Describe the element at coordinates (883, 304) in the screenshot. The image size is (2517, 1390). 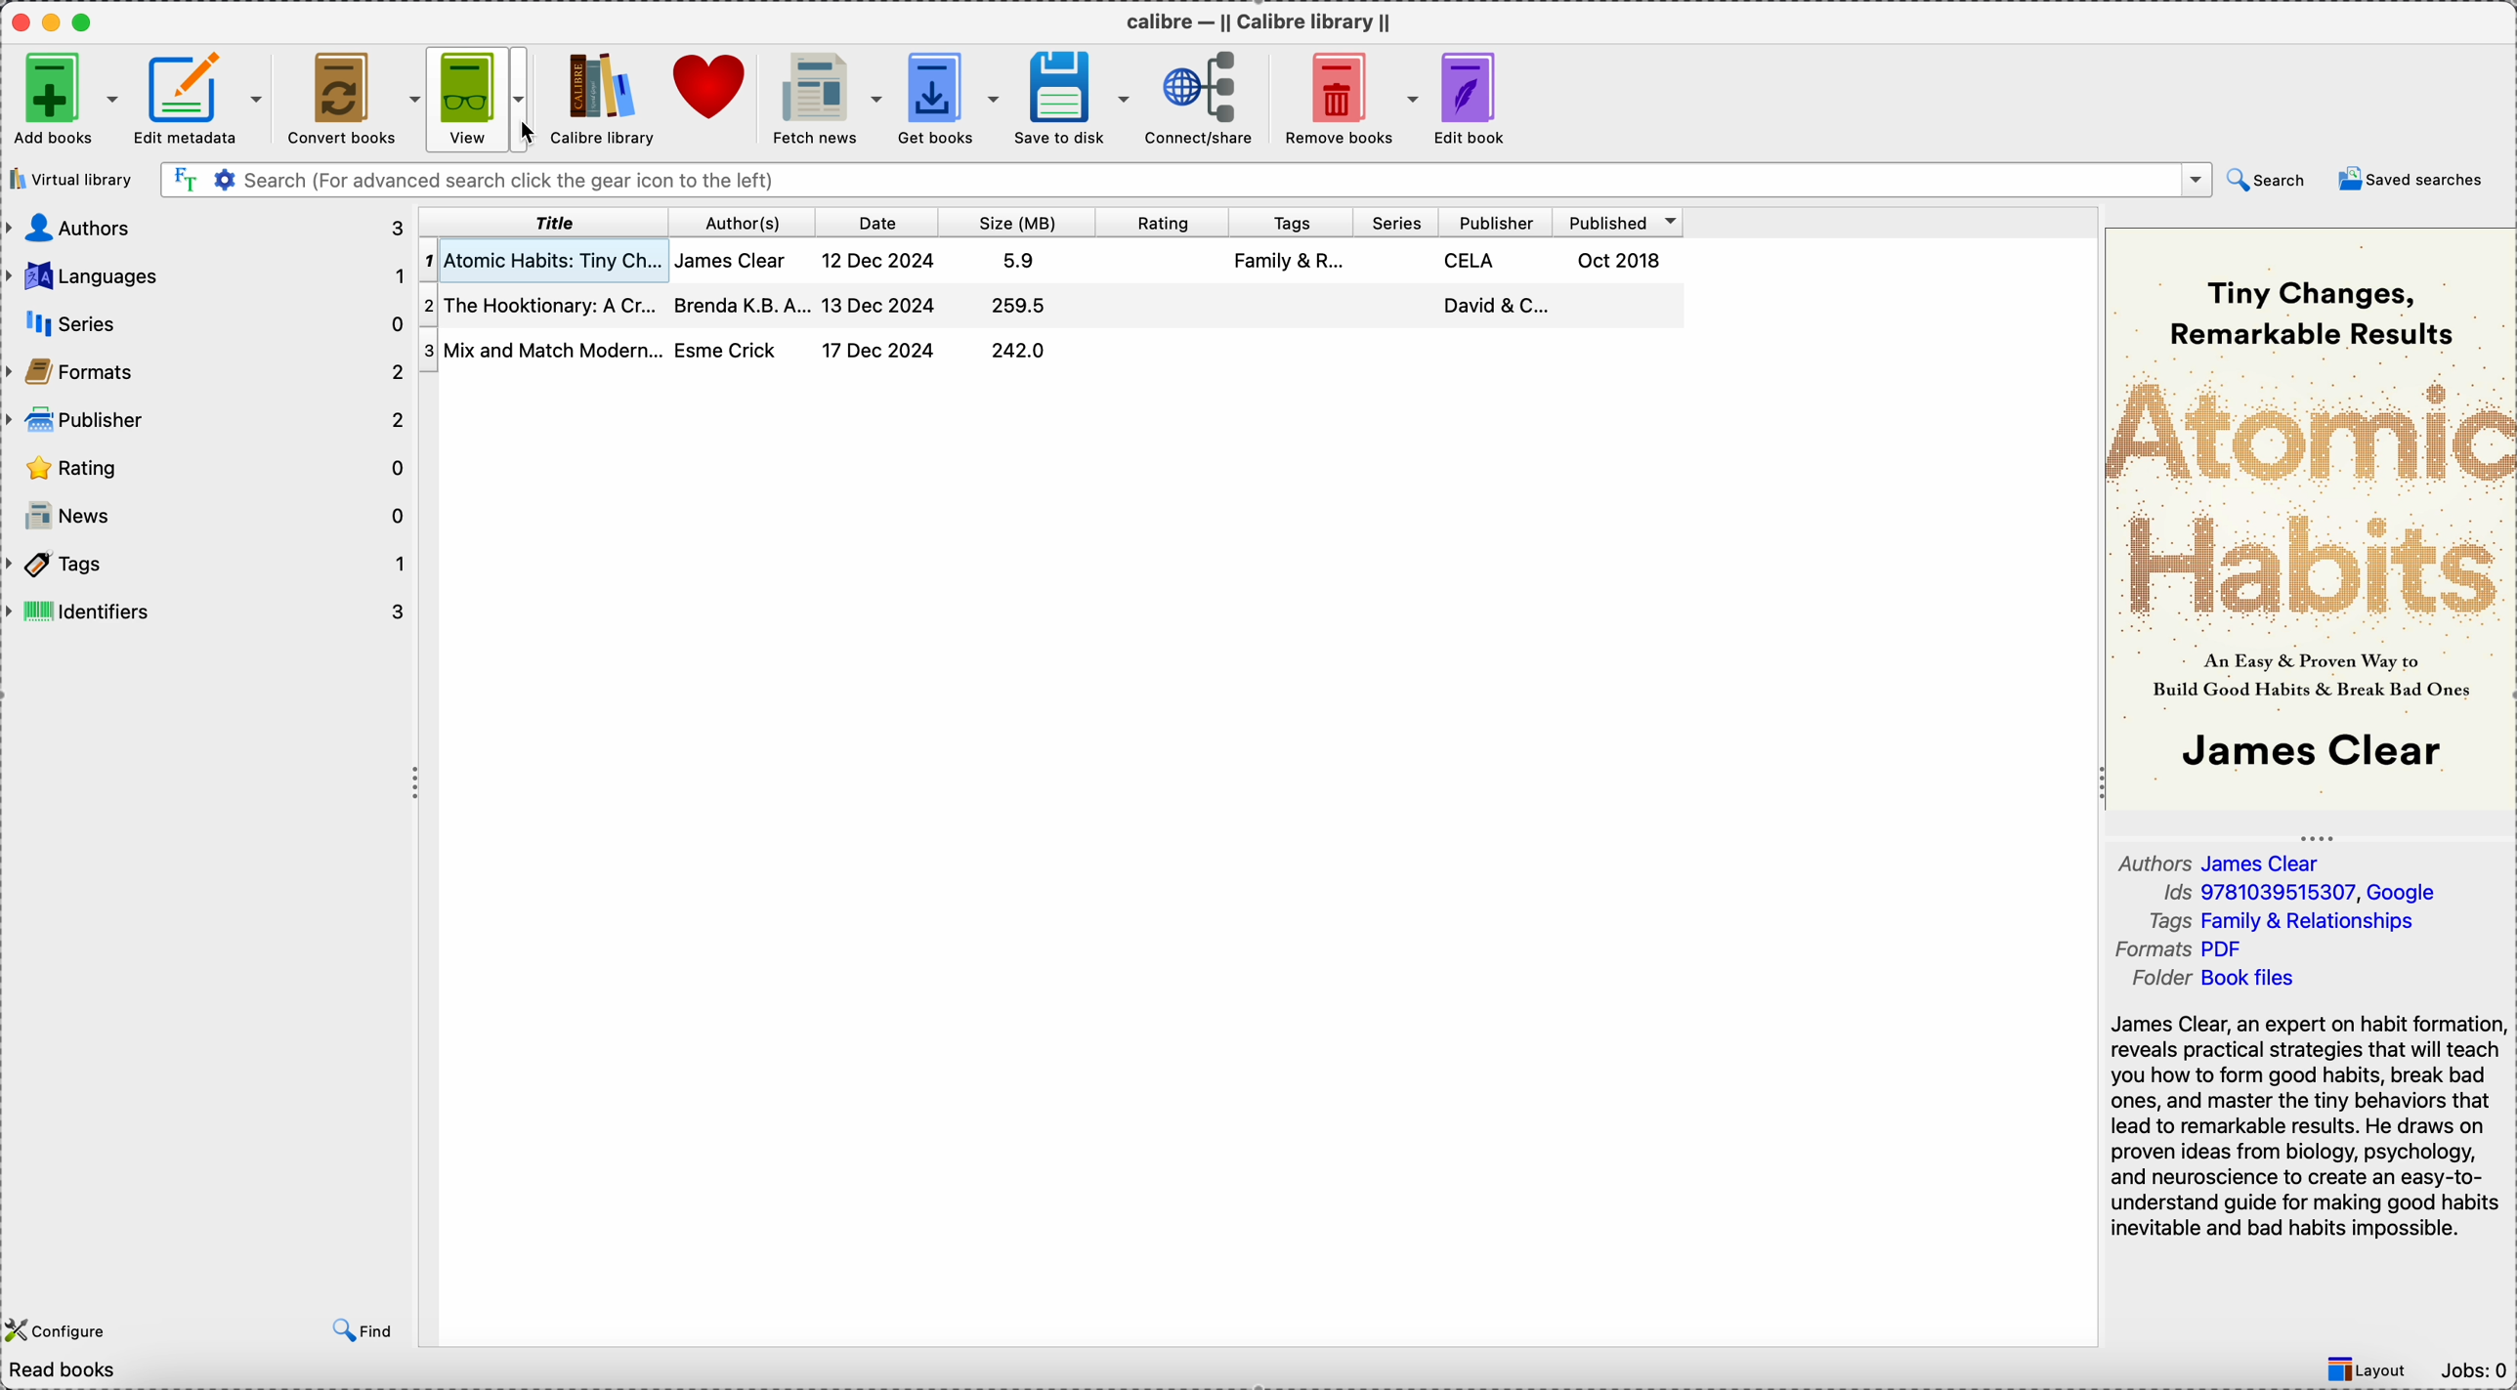
I see `13 Dec 2024` at that location.